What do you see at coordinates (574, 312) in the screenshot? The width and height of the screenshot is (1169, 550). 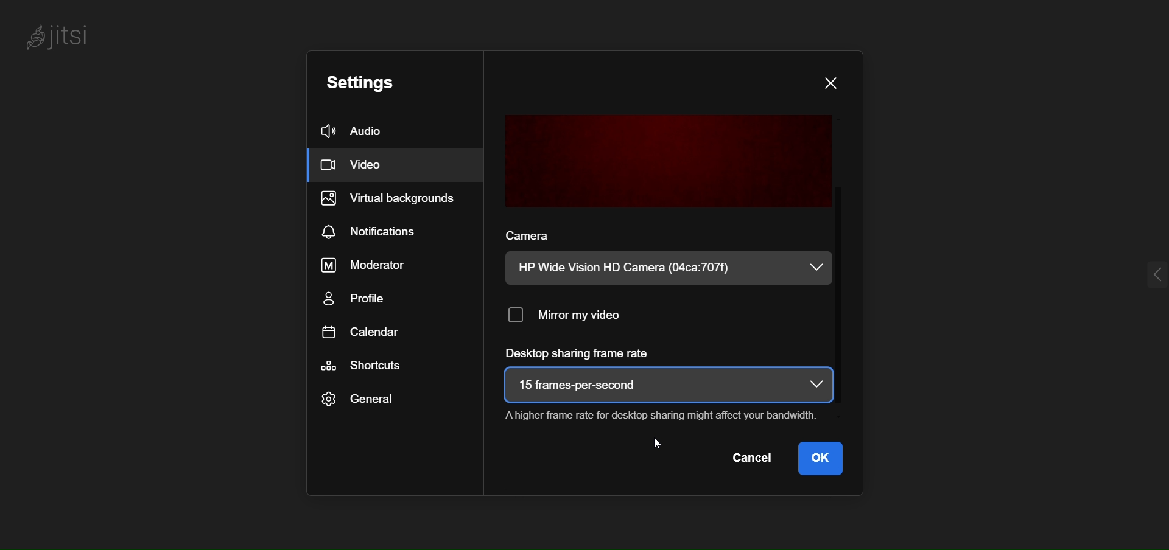 I see `mirror my video` at bounding box center [574, 312].